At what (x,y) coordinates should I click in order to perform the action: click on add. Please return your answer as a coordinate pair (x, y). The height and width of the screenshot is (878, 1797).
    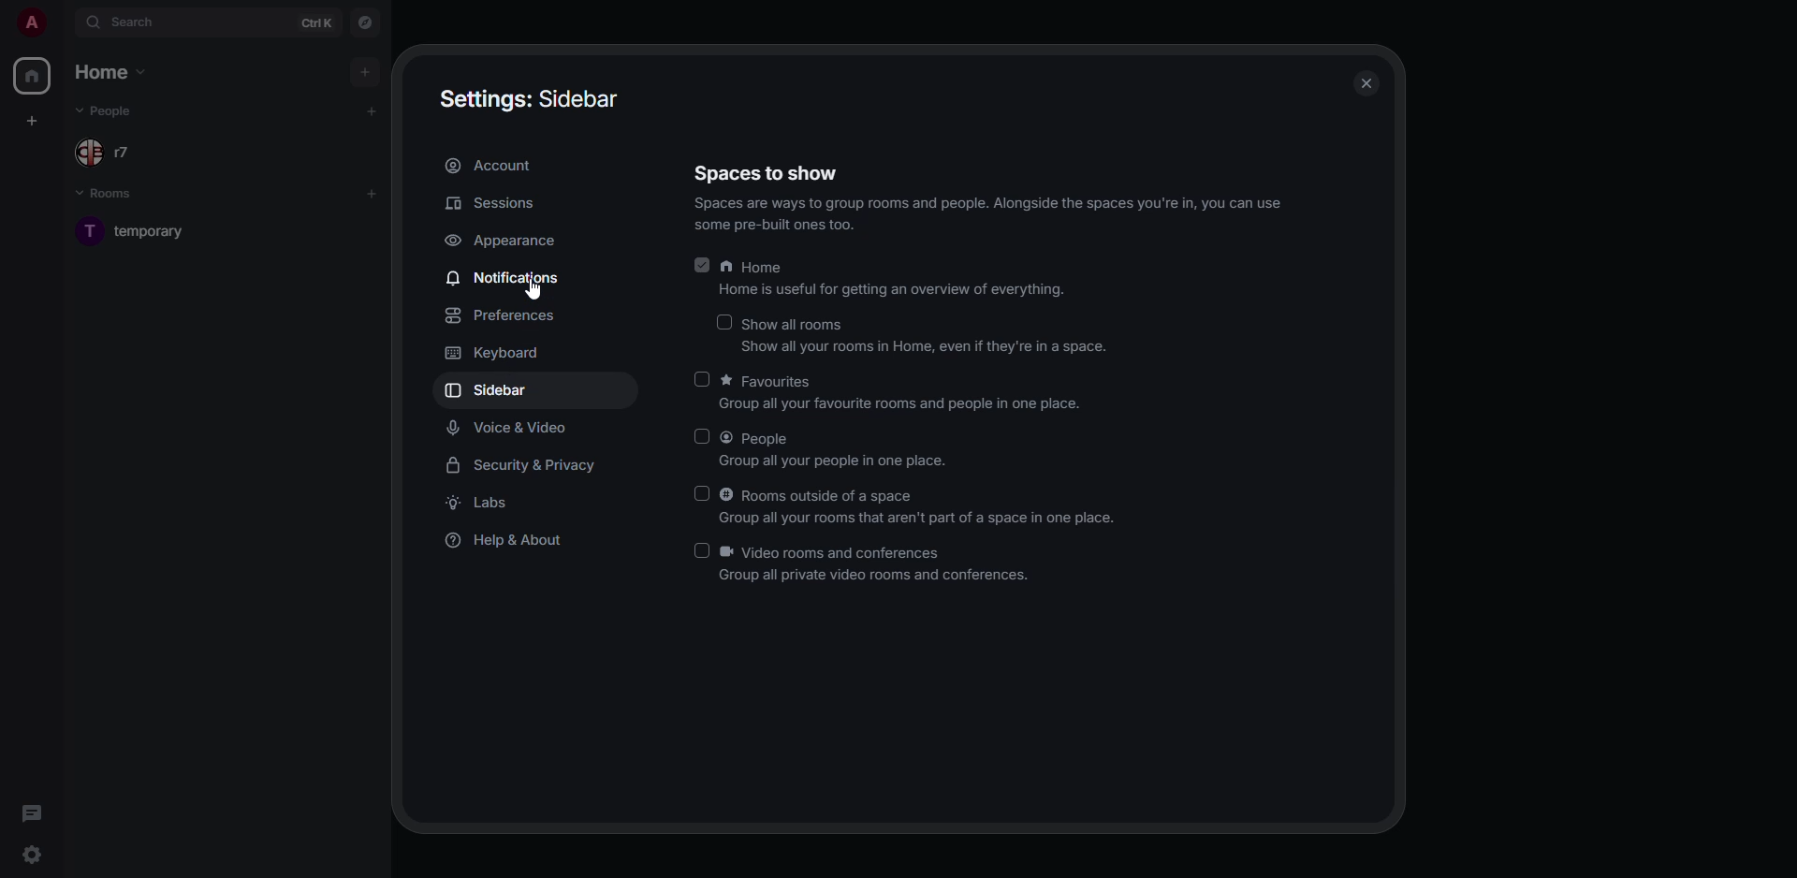
    Looking at the image, I should click on (363, 70).